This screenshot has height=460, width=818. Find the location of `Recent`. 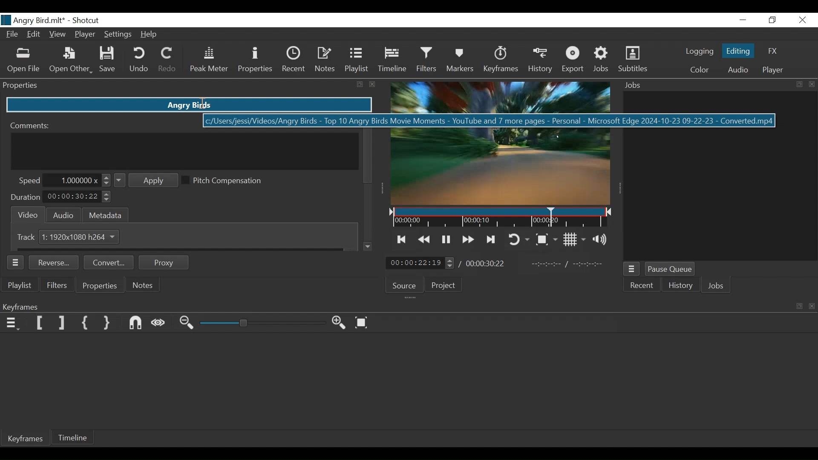

Recent is located at coordinates (643, 286).